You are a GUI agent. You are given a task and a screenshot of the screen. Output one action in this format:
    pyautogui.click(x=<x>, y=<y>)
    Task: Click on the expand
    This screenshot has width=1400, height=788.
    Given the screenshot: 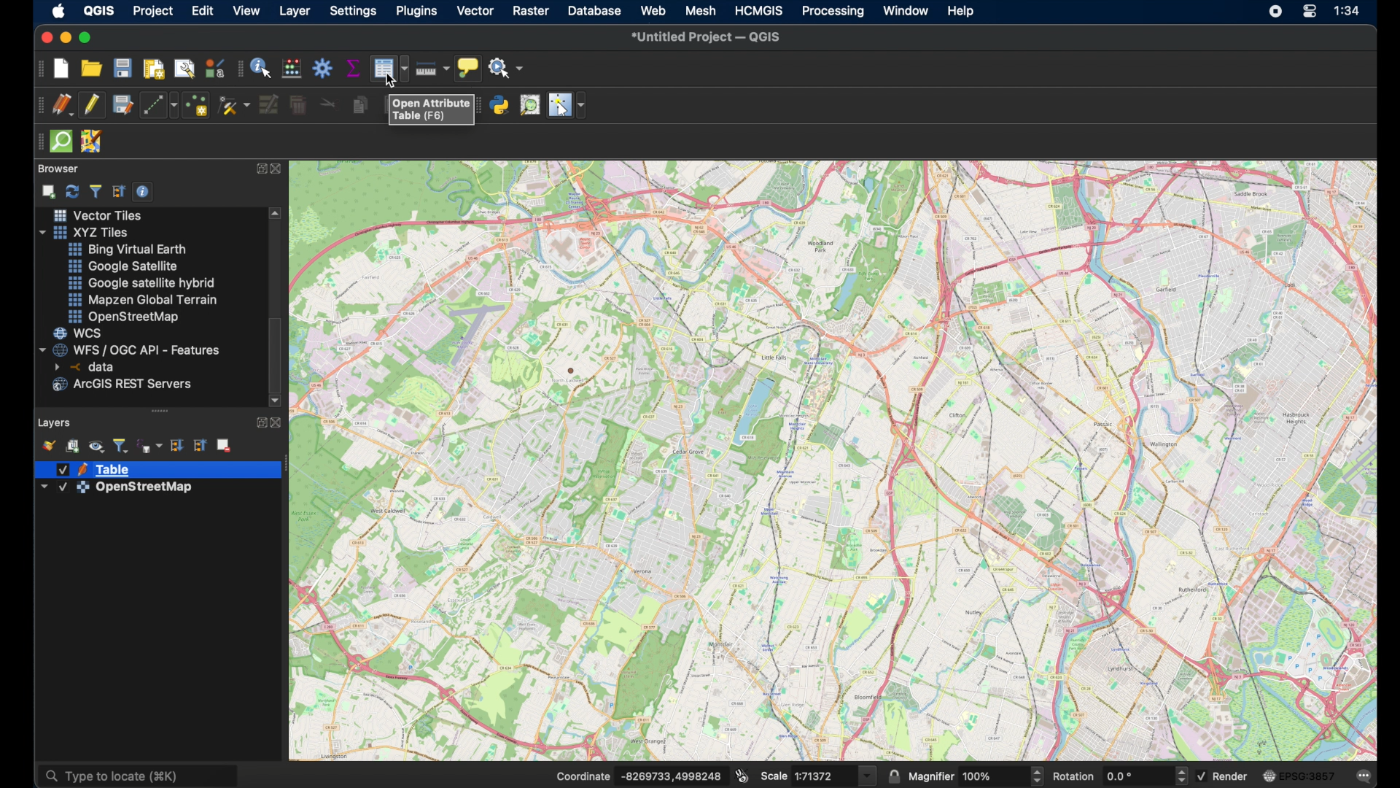 What is the action you would take?
    pyautogui.click(x=259, y=169)
    